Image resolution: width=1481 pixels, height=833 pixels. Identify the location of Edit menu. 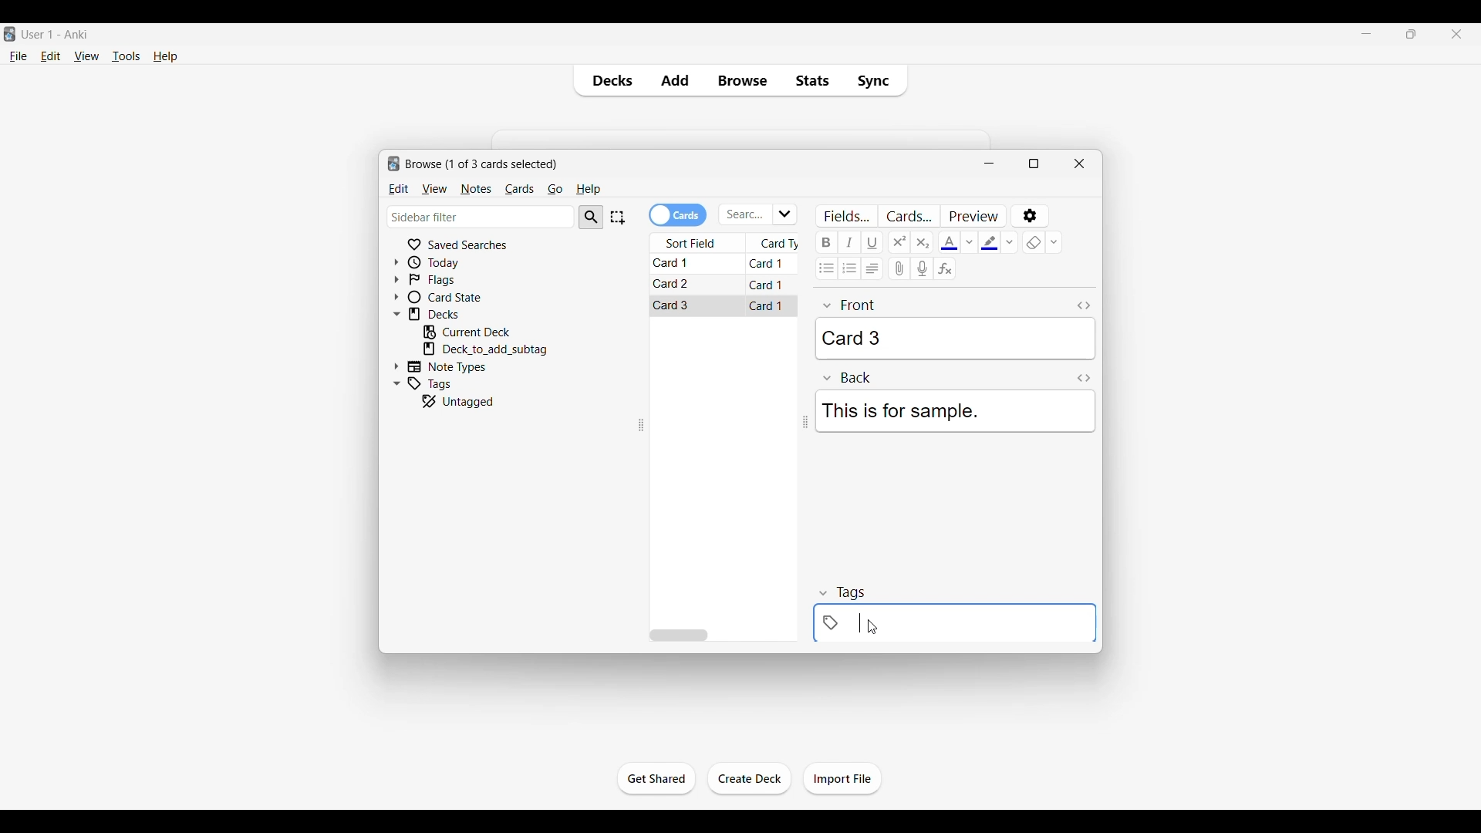
(51, 56).